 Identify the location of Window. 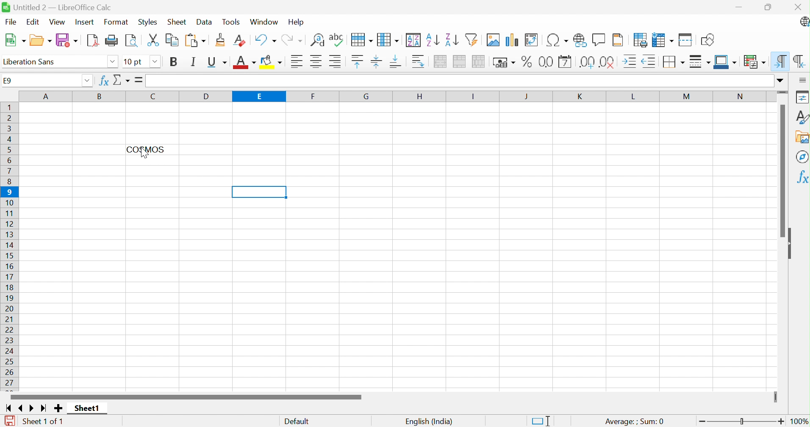
(265, 22).